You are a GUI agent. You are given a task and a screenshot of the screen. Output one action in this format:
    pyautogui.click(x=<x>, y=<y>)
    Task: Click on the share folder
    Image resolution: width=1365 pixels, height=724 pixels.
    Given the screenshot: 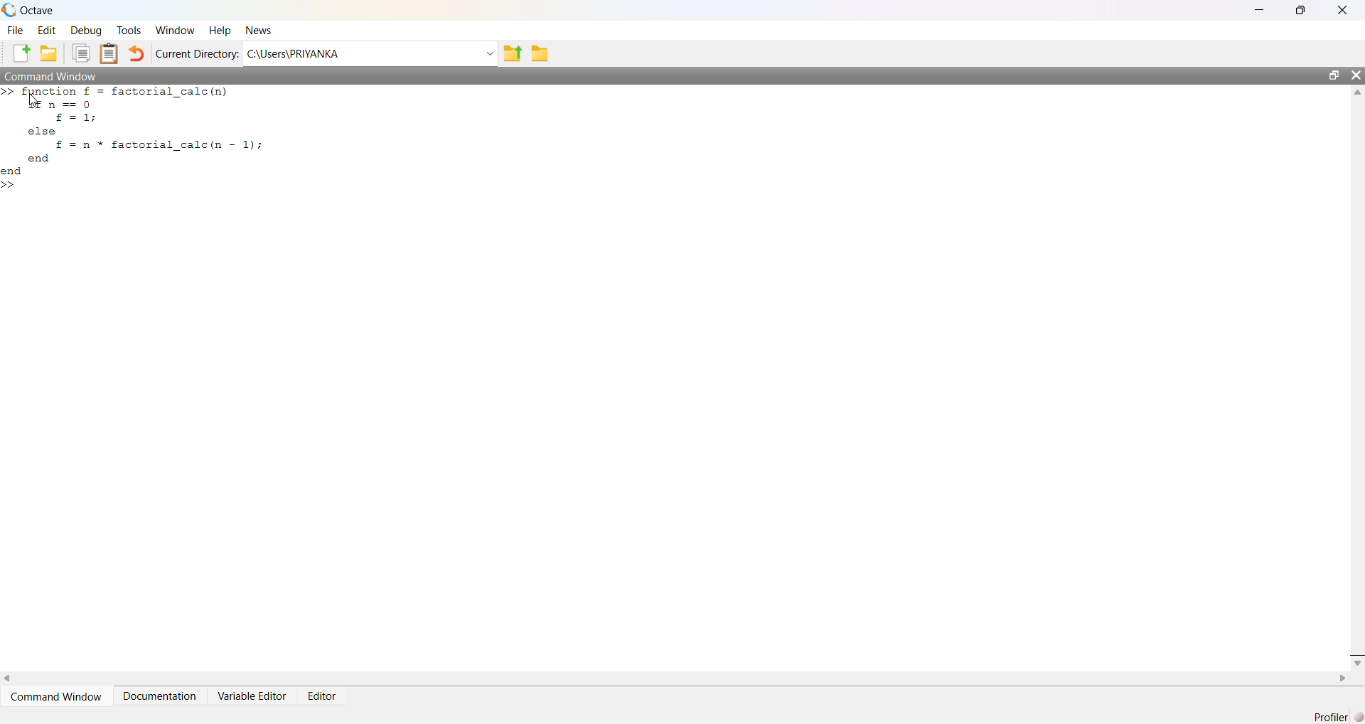 What is the action you would take?
    pyautogui.click(x=512, y=54)
    